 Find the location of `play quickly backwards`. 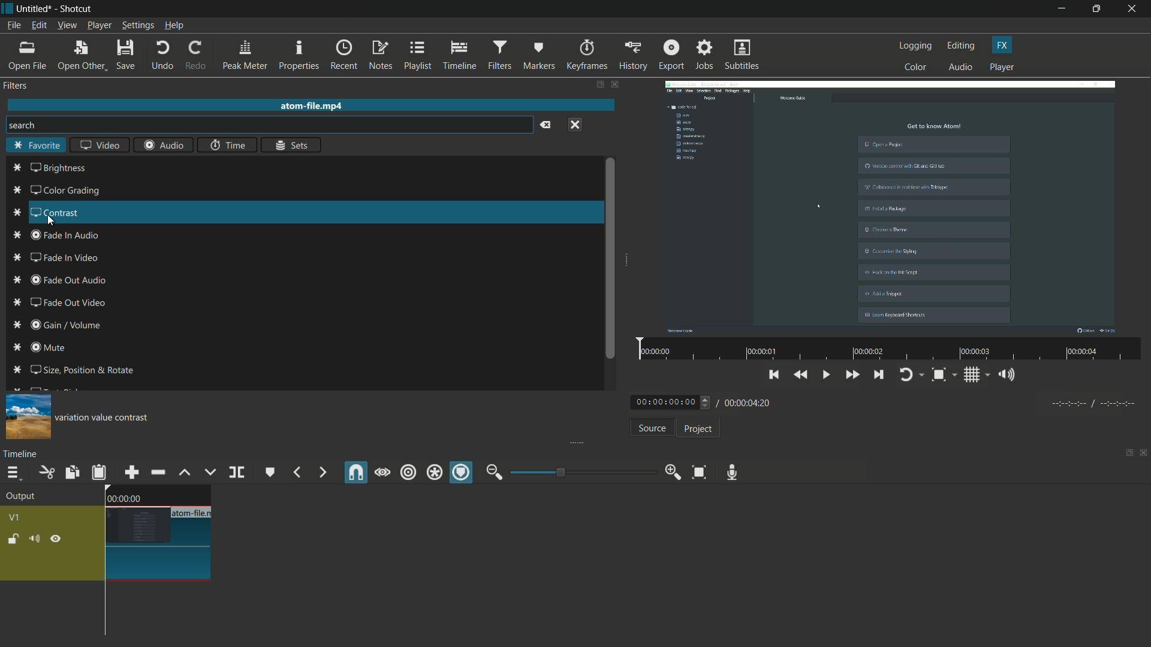

play quickly backwards is located at coordinates (802, 375).